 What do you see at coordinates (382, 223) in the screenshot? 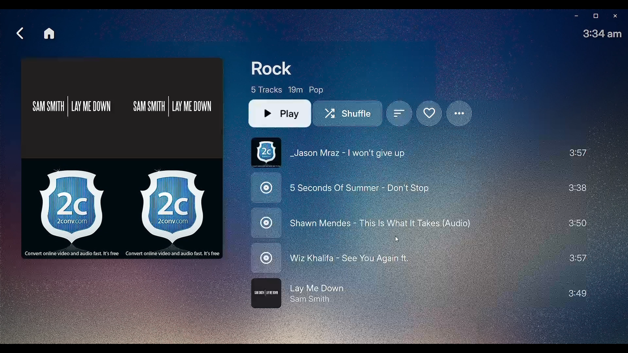
I see `Re-ordered Playlist` at bounding box center [382, 223].